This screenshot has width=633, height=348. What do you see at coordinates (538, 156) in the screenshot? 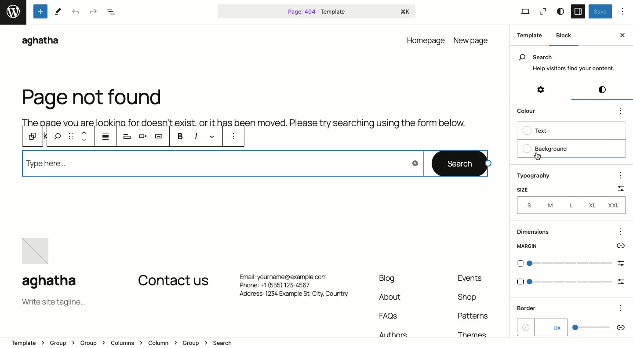
I see `cursor` at bounding box center [538, 156].